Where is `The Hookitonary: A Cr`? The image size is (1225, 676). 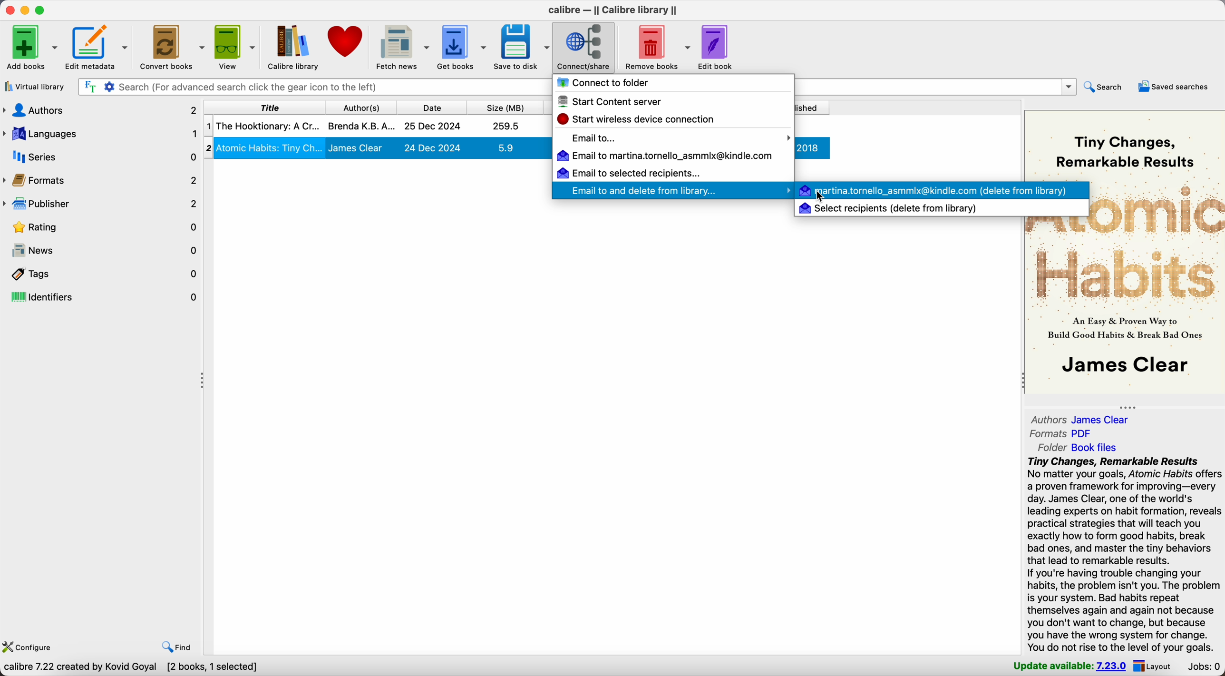
The Hookitonary: A Cr is located at coordinates (267, 126).